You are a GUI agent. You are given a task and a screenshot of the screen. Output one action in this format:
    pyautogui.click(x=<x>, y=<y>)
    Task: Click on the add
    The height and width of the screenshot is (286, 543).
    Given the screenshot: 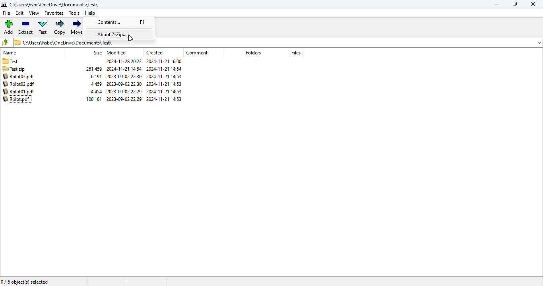 What is the action you would take?
    pyautogui.click(x=9, y=27)
    